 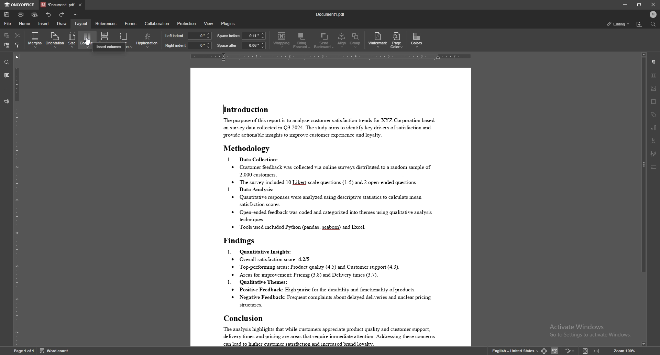 I want to click on change doc language, so click(x=544, y=350).